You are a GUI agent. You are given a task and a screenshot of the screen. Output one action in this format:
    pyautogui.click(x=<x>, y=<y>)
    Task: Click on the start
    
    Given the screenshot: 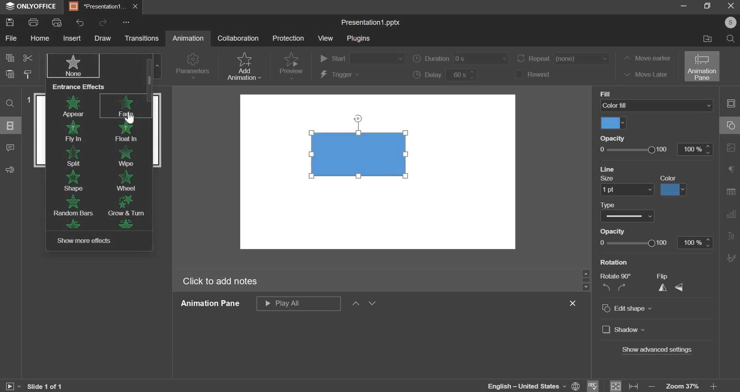 What is the action you would take?
    pyautogui.click(x=363, y=58)
    